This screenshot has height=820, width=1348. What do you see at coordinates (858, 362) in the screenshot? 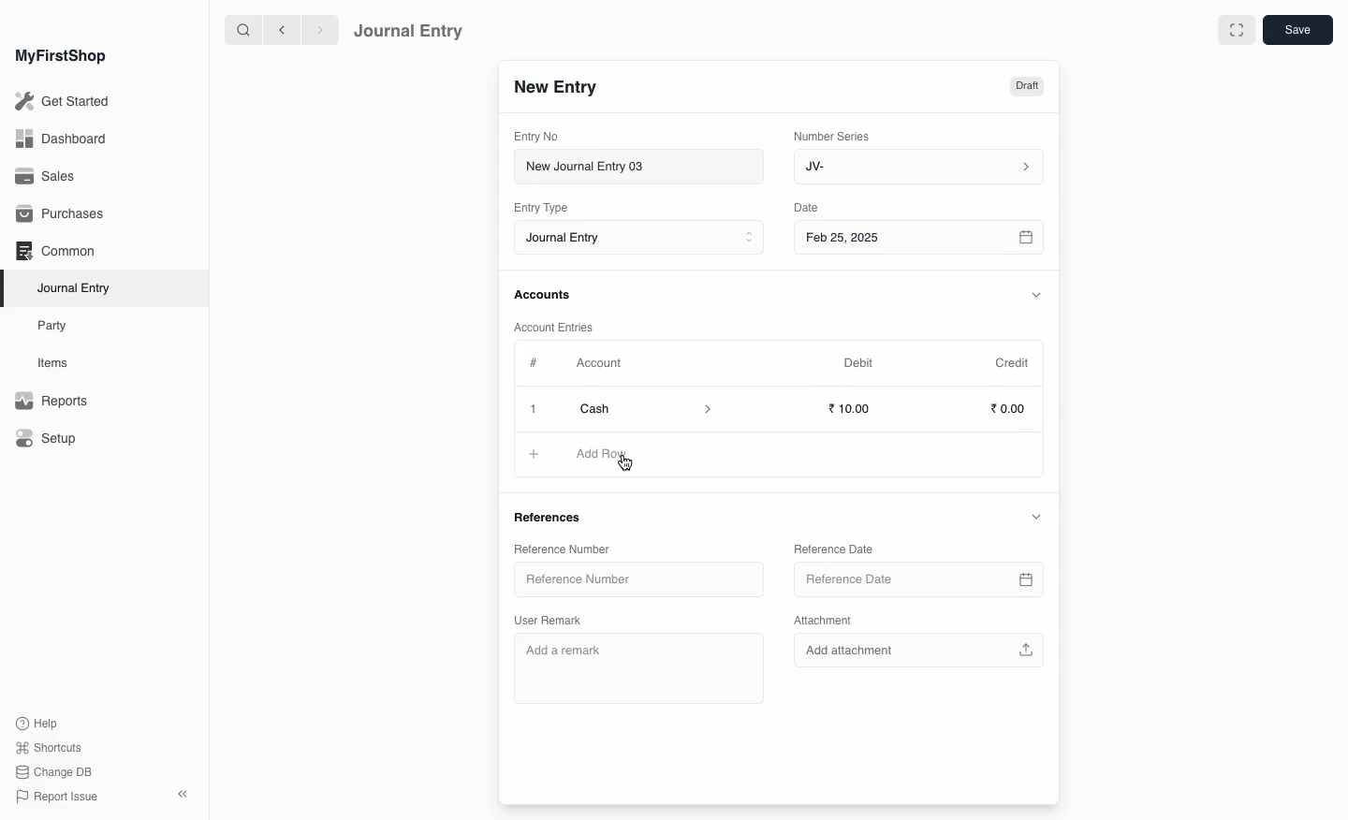
I see `Debit` at bounding box center [858, 362].